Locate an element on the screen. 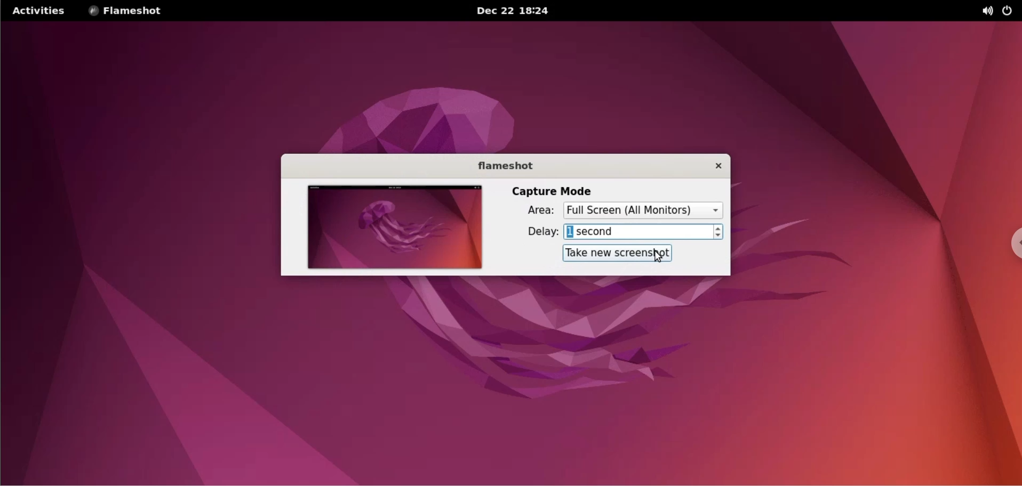 This screenshot has height=486, width=1022. area: is located at coordinates (534, 210).